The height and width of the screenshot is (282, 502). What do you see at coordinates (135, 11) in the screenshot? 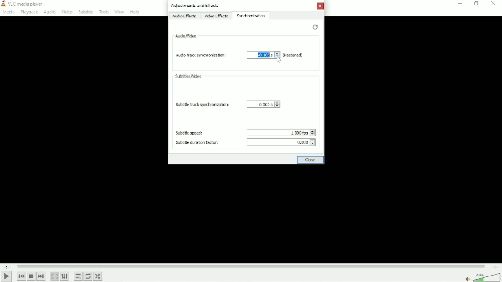
I see `Help` at bounding box center [135, 11].